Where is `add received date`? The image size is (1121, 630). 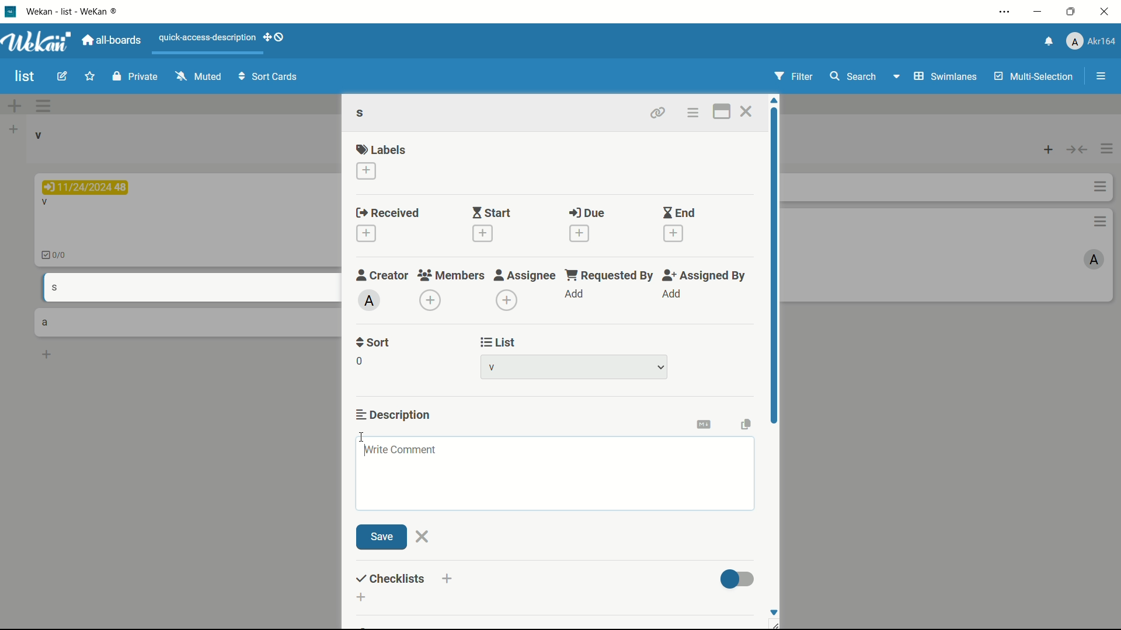 add received date is located at coordinates (366, 233).